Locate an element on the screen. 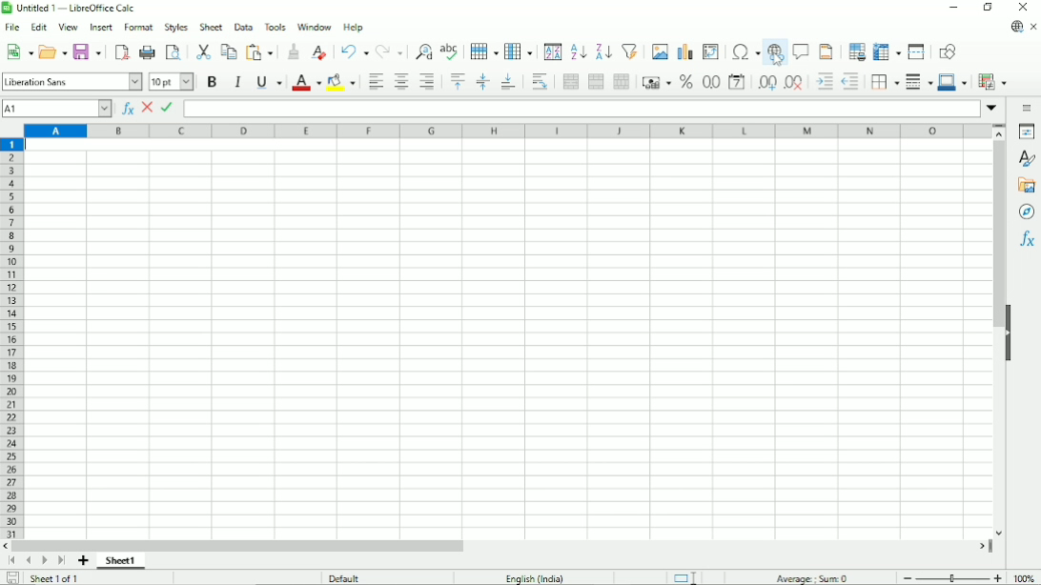 This screenshot has height=585, width=1041. Format is located at coordinates (138, 28).